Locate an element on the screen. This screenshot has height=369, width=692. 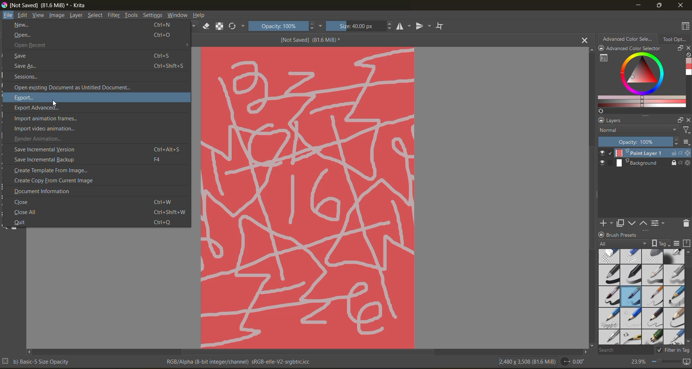
file is located at coordinates (8, 14).